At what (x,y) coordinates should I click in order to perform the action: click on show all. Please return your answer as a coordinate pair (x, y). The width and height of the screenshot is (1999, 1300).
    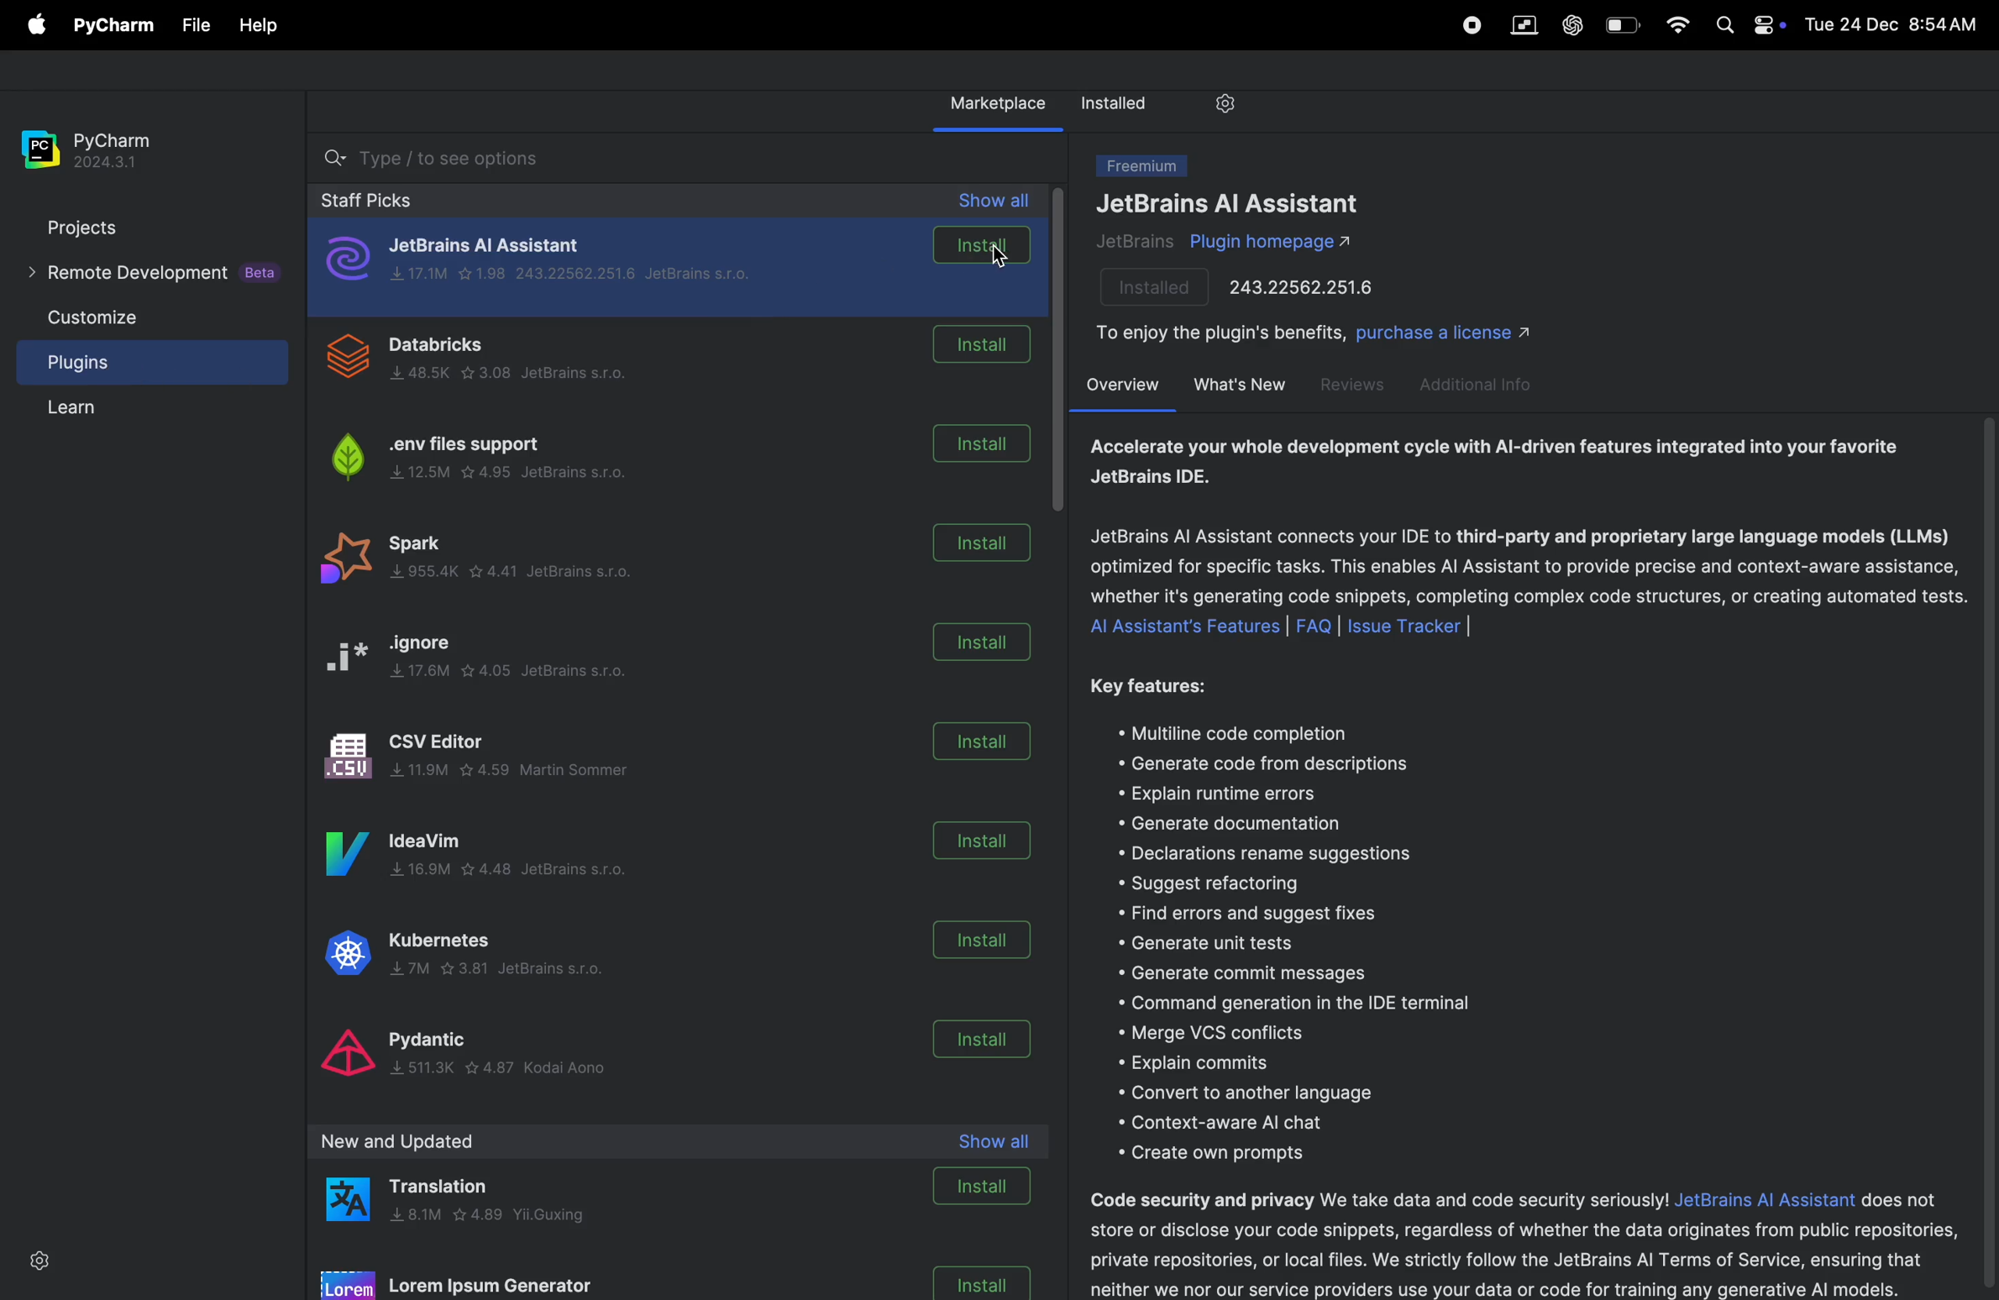
    Looking at the image, I should click on (990, 1141).